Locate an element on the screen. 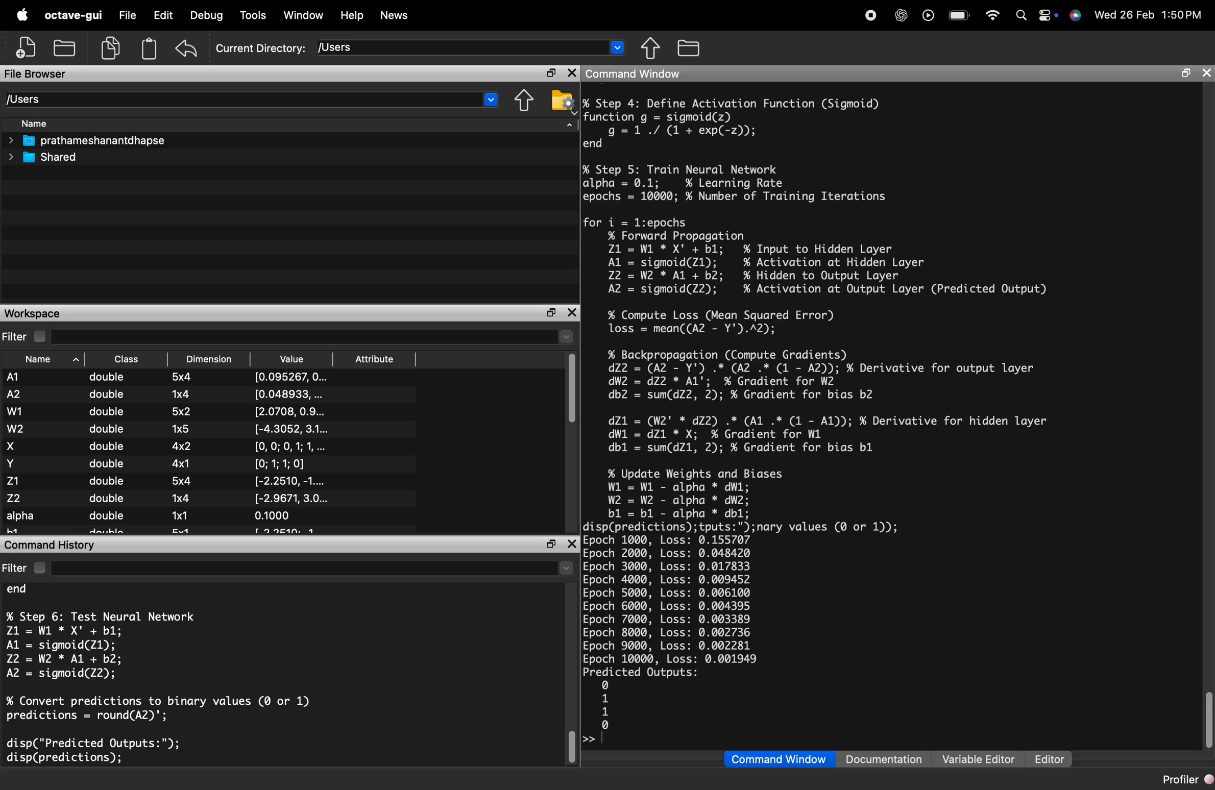  Variable Editor is located at coordinates (979, 759).